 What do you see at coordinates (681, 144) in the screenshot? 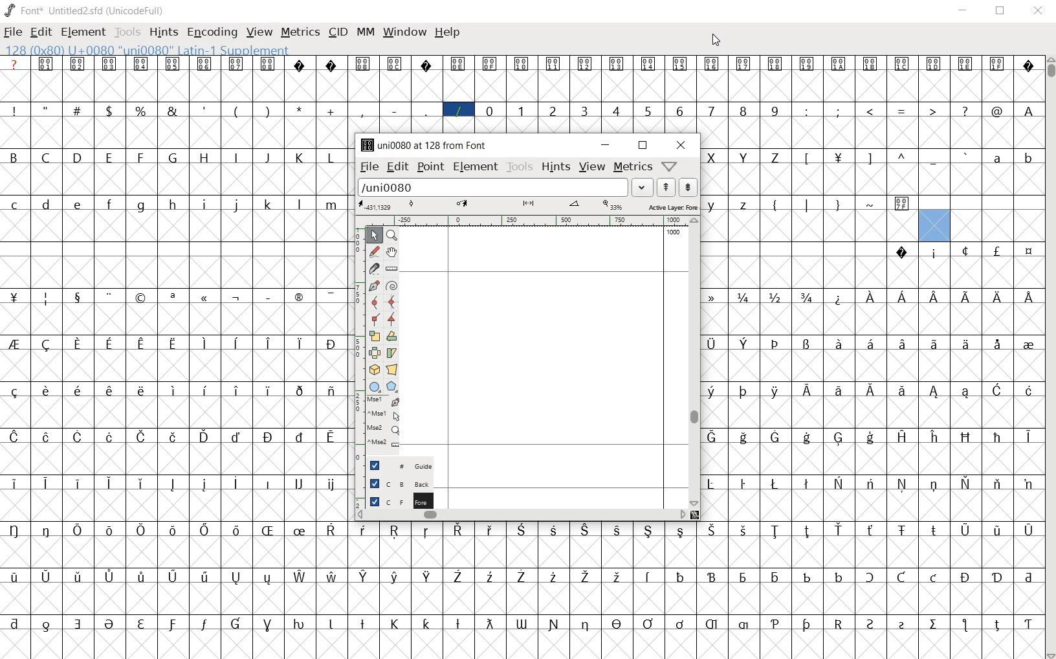
I see `close` at bounding box center [681, 144].